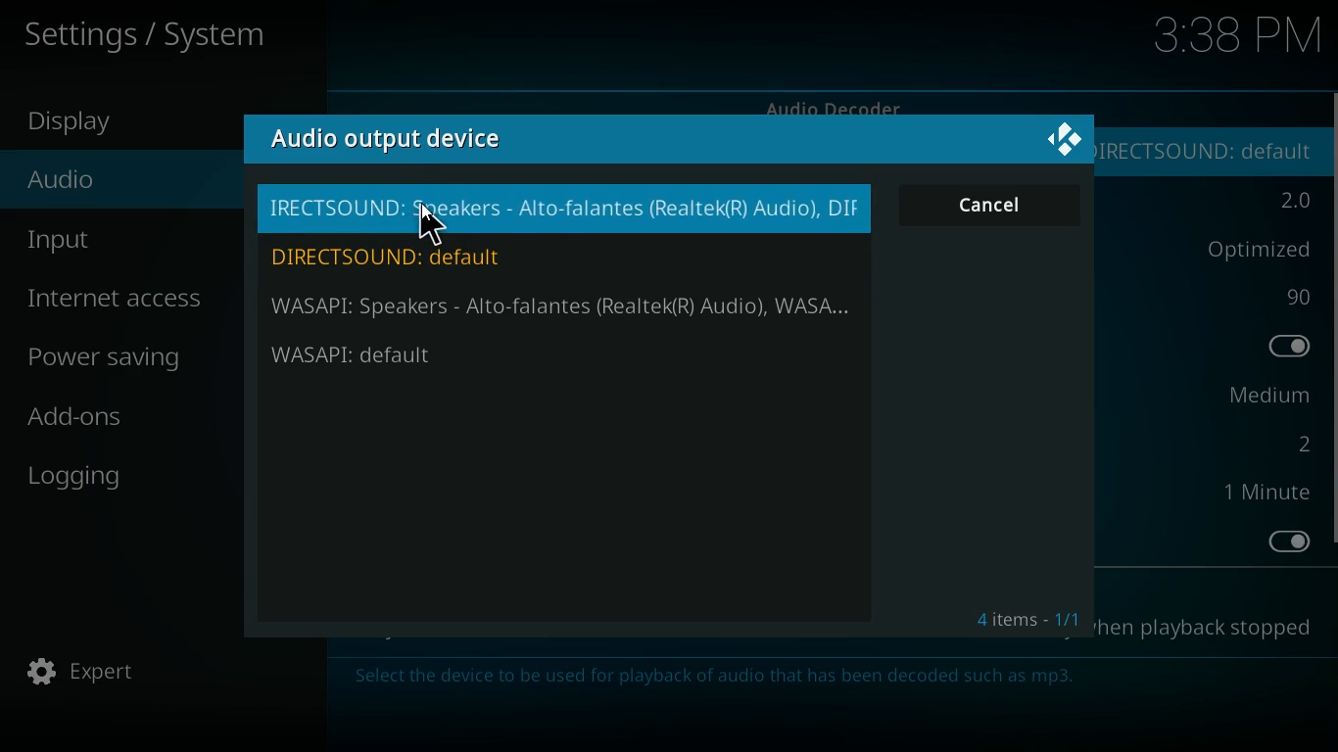 The height and width of the screenshot is (752, 1338). I want to click on logging, so click(133, 472).